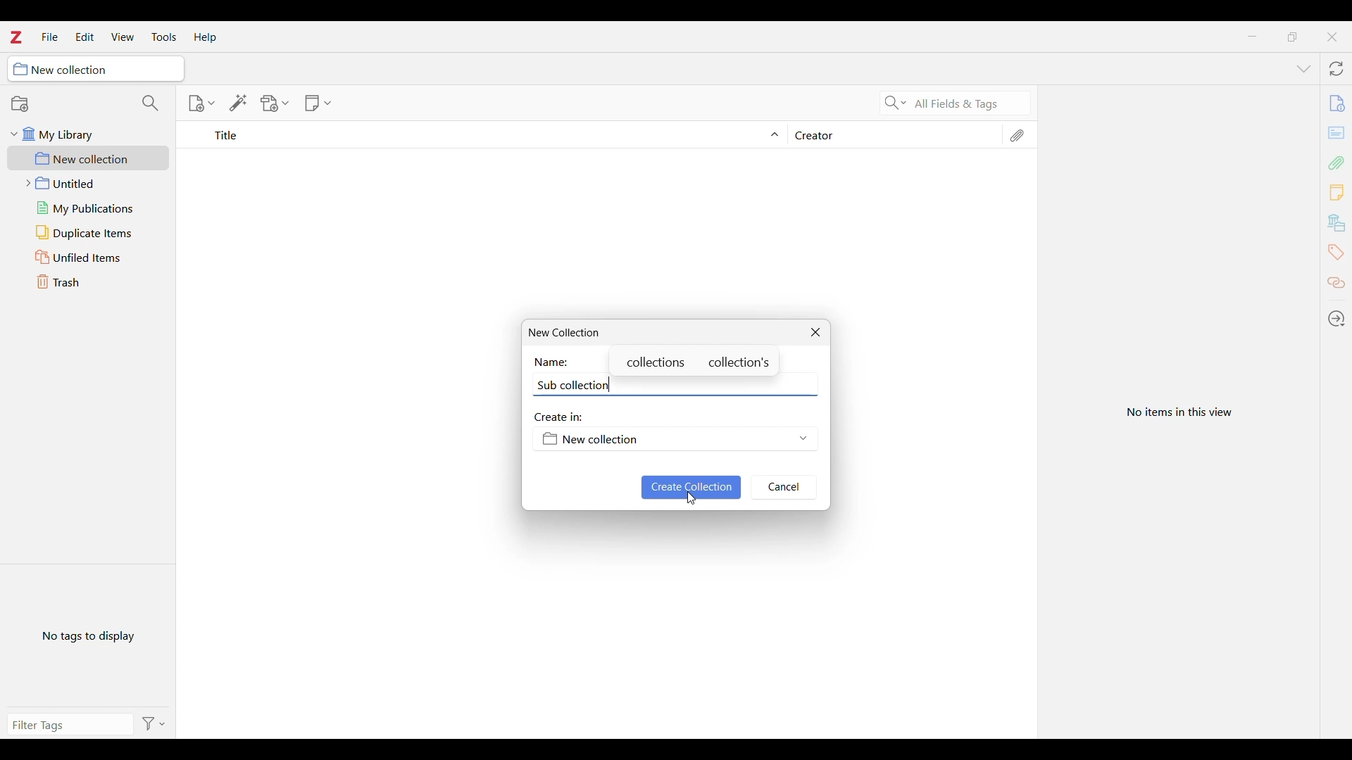 The width and height of the screenshot is (1352, 760). I want to click on Create in:, so click(559, 417).